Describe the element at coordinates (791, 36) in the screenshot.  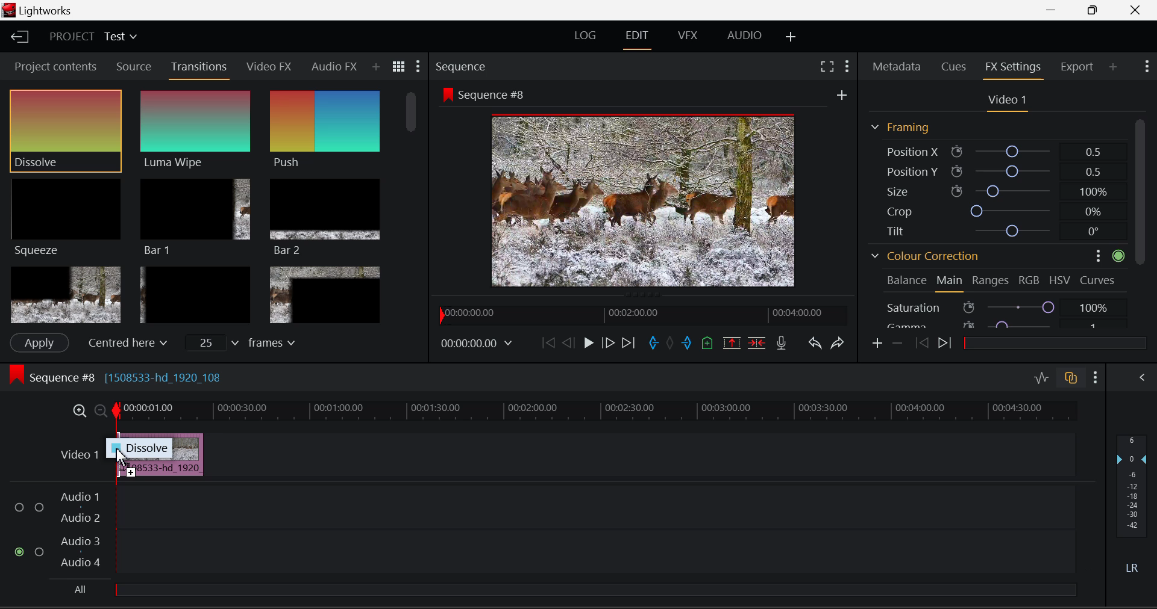
I see `Add Layout` at that location.